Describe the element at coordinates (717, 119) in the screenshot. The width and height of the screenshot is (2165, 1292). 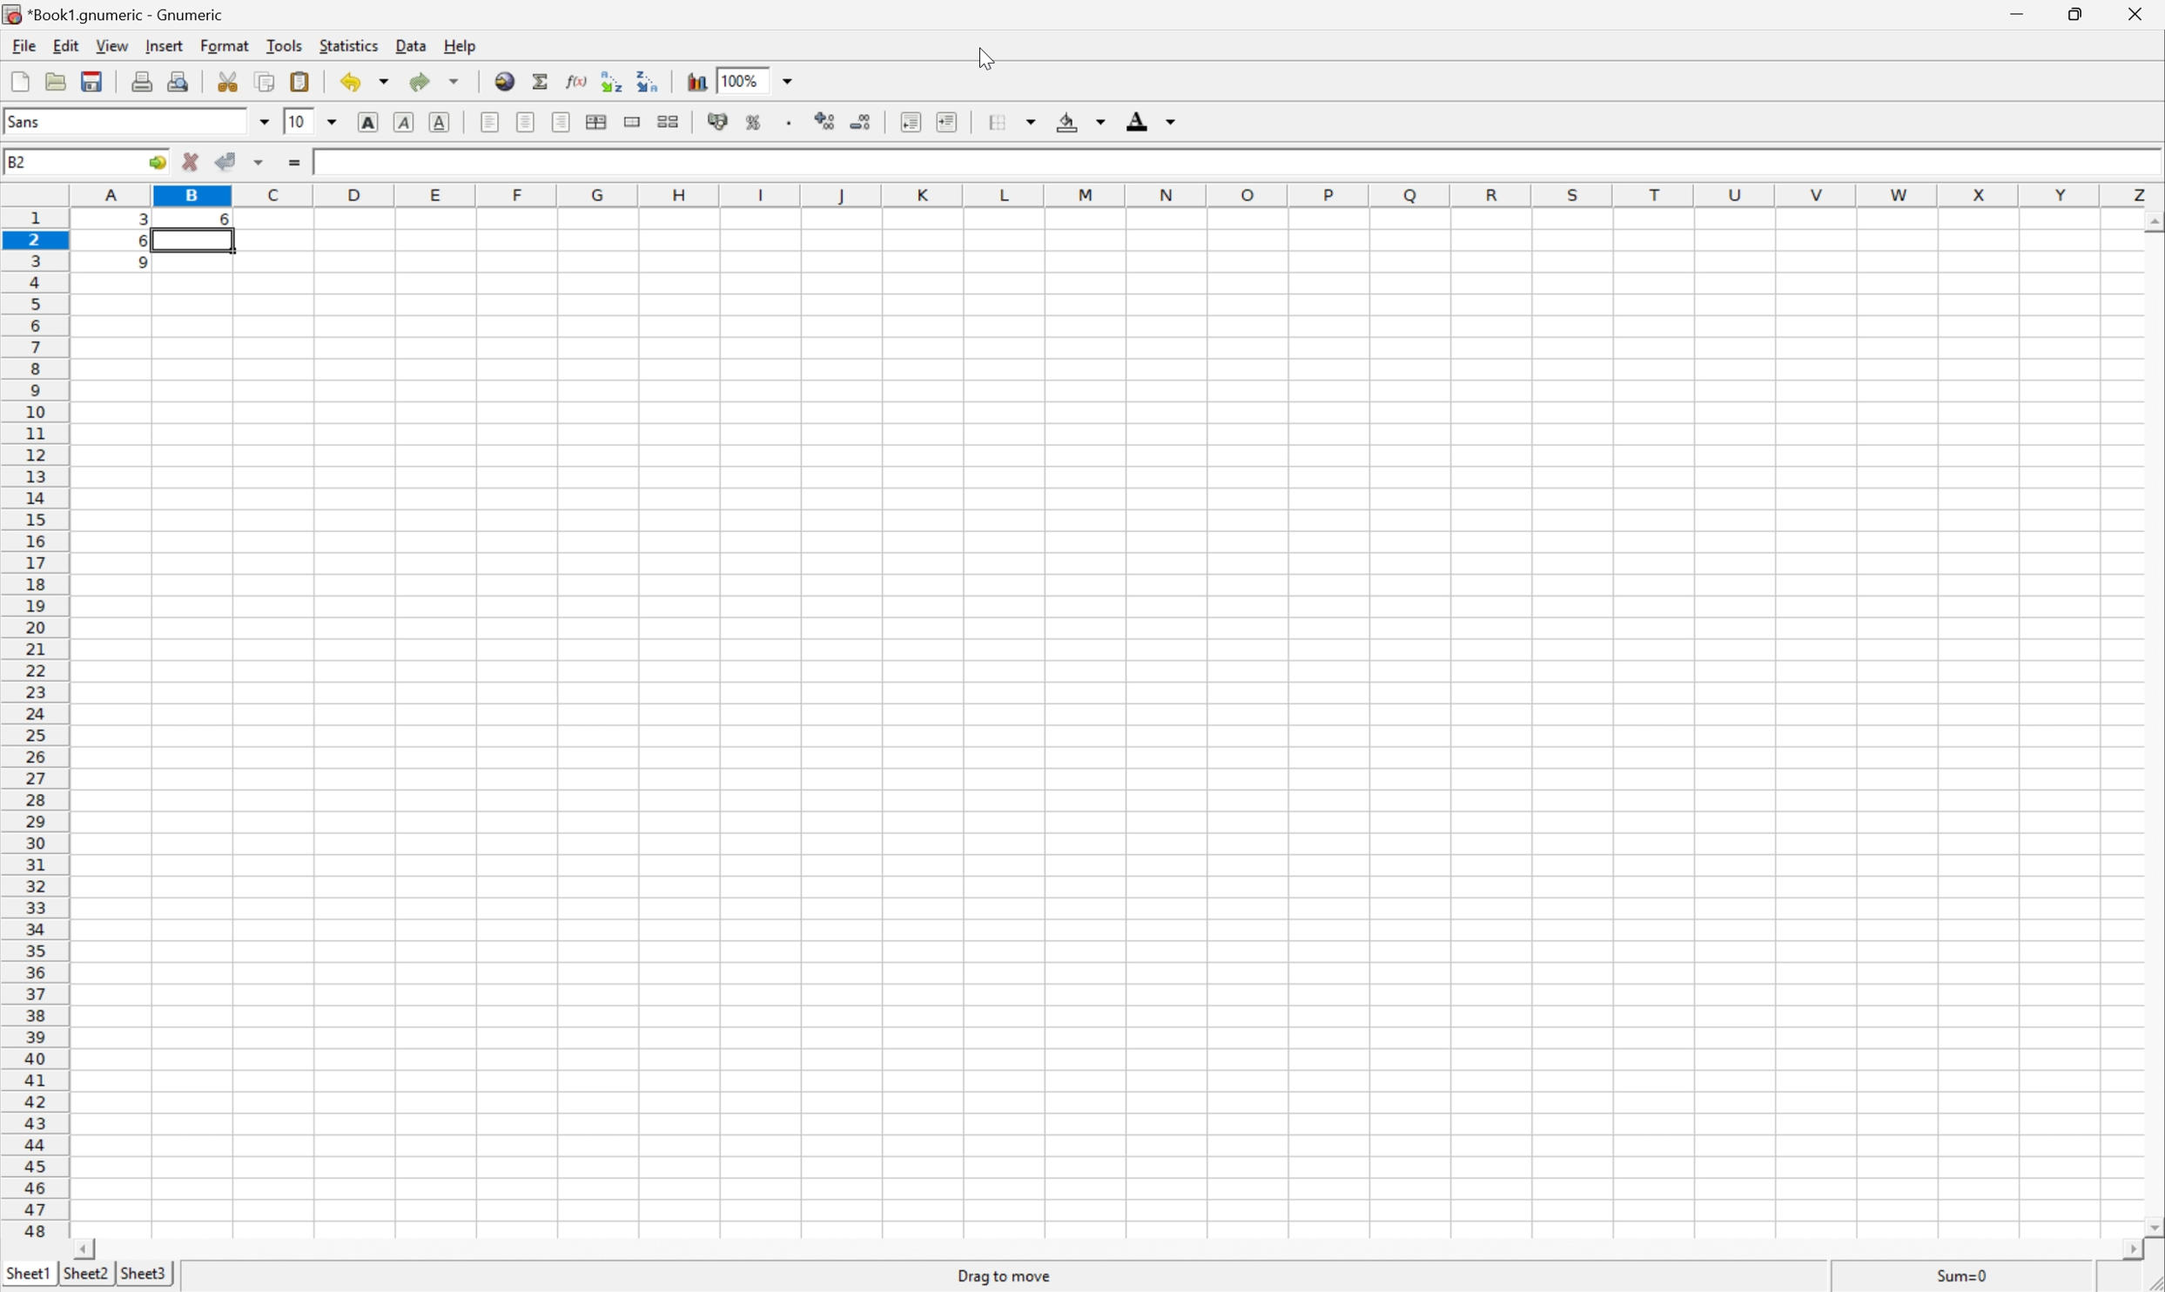
I see `Format the selection as accounting` at that location.